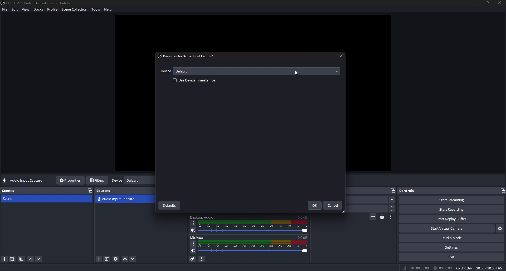 The image size is (506, 271). I want to click on close, so click(341, 56).